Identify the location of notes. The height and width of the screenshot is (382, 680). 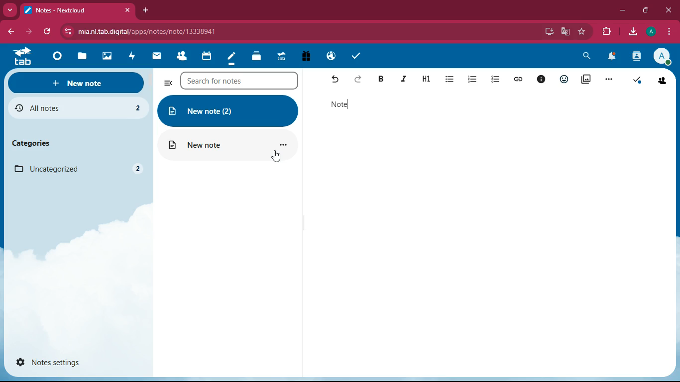
(232, 57).